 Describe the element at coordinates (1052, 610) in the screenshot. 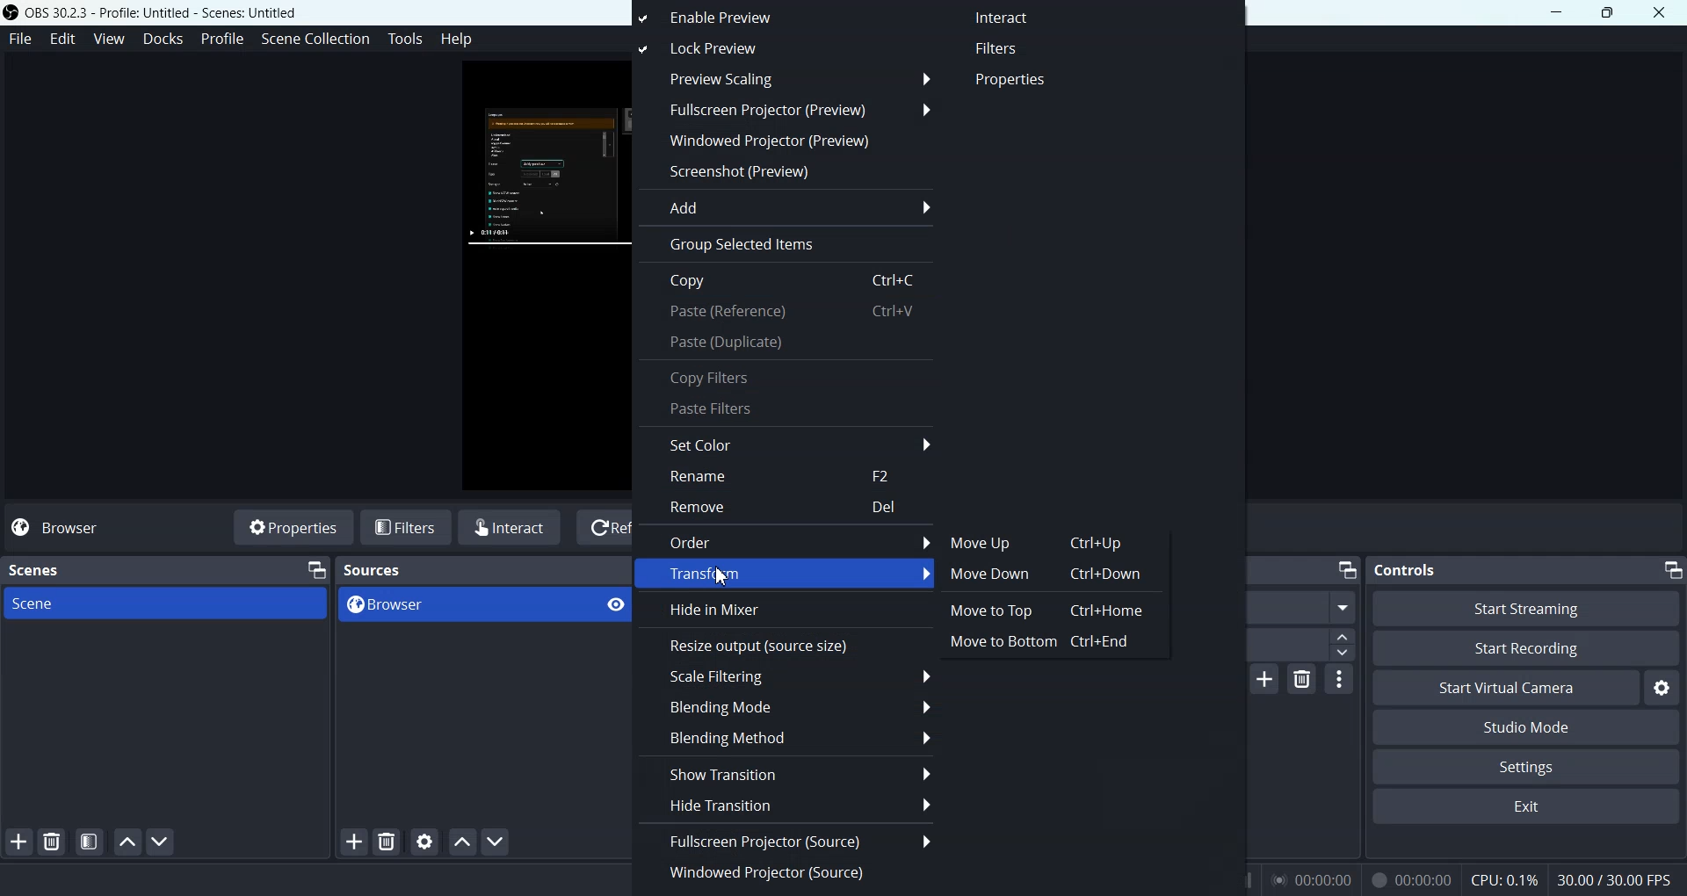

I see `Move to Top` at that location.